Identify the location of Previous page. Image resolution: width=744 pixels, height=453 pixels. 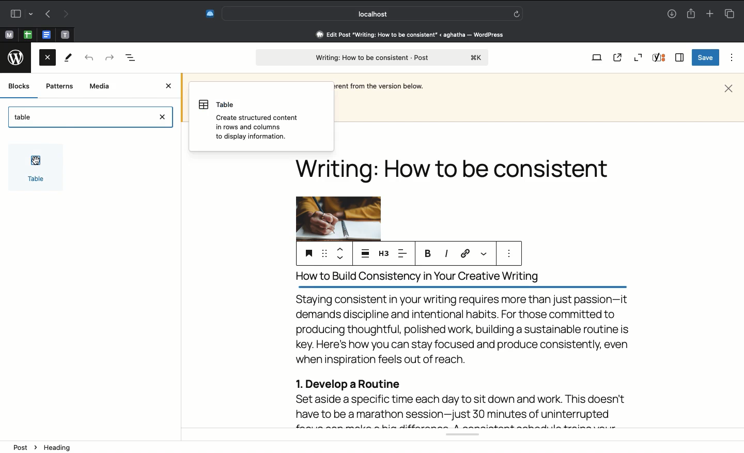
(46, 15).